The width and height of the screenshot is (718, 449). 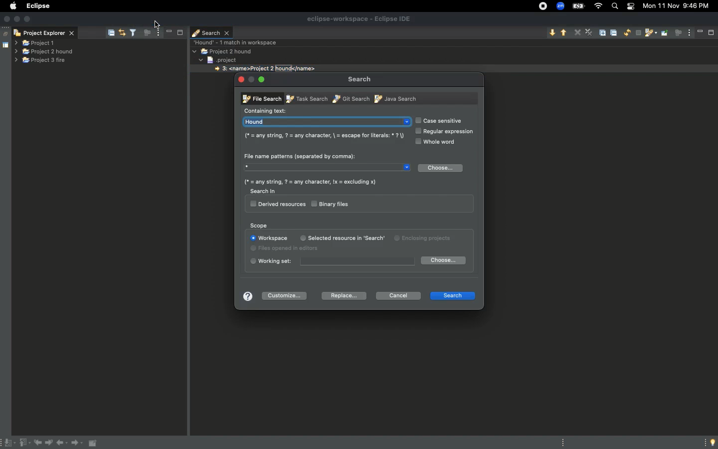 What do you see at coordinates (289, 249) in the screenshot?
I see `Files opened in editors` at bounding box center [289, 249].